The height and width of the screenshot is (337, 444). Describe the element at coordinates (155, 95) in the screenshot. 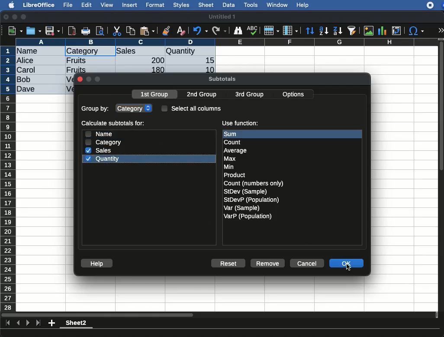

I see `1st group` at that location.